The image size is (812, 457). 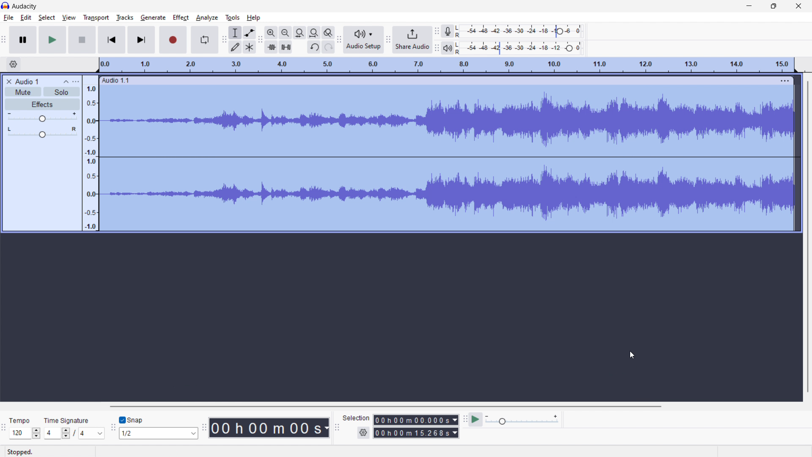 What do you see at coordinates (23, 91) in the screenshot?
I see `mute` at bounding box center [23, 91].